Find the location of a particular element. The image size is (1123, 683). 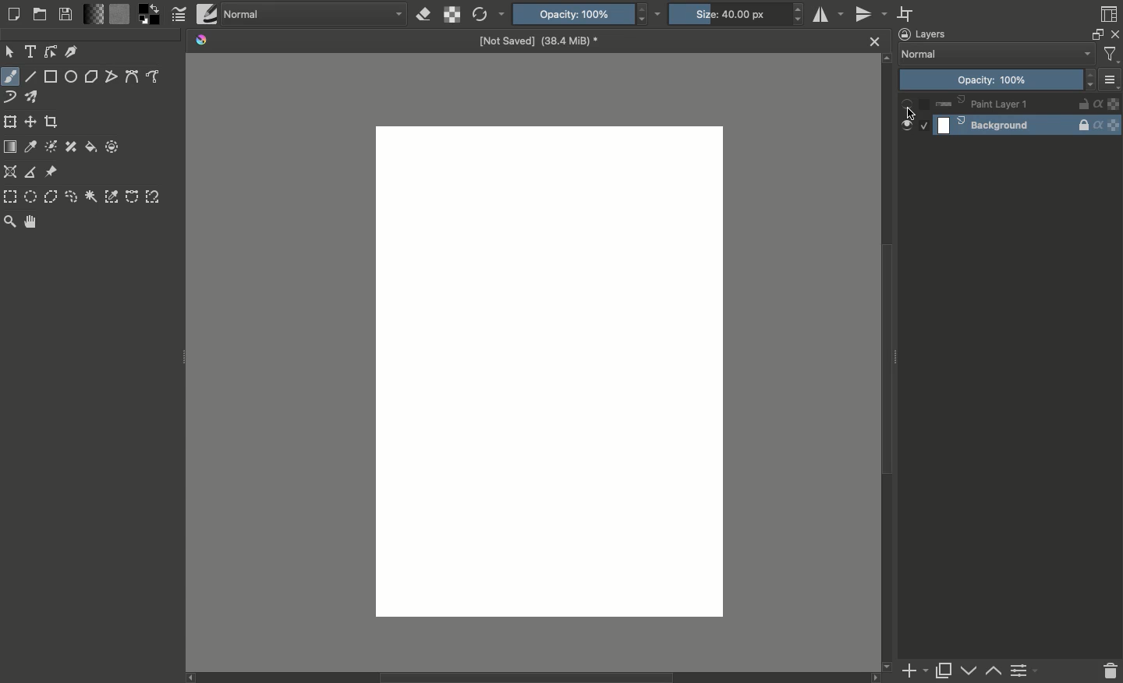

Fill patterns is located at coordinates (119, 15).